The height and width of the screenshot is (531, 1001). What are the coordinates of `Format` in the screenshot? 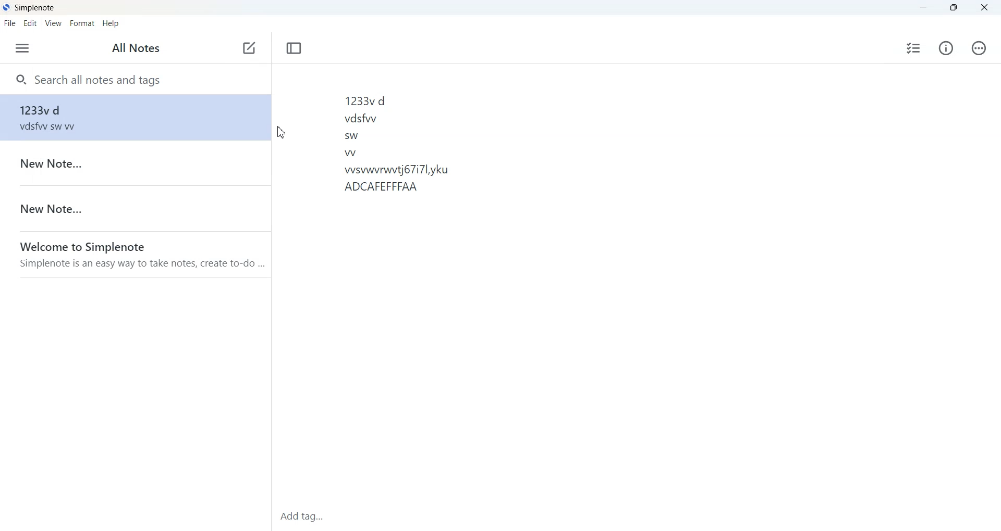 It's located at (82, 23).